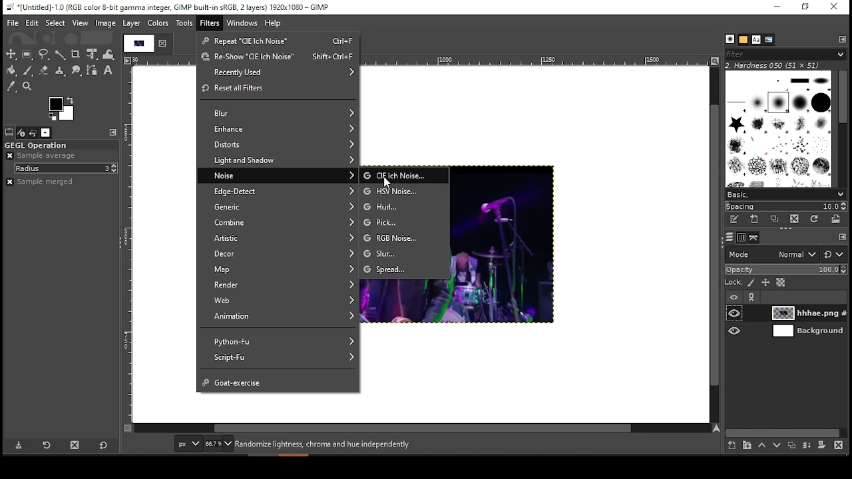 This screenshot has height=479, width=852. What do you see at coordinates (61, 108) in the screenshot?
I see `color` at bounding box center [61, 108].